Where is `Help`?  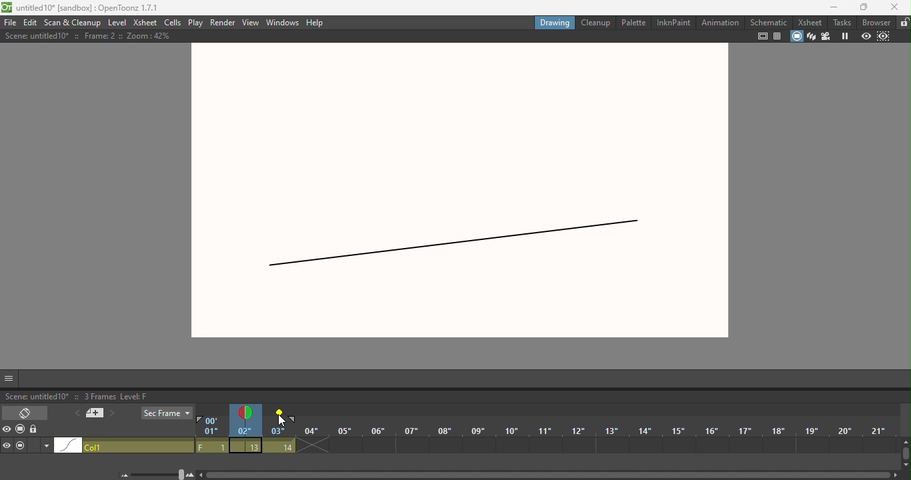 Help is located at coordinates (320, 21).